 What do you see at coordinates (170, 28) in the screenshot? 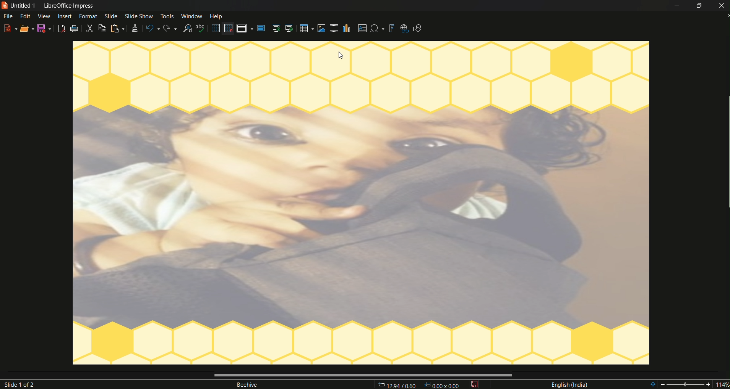
I see `redo` at bounding box center [170, 28].